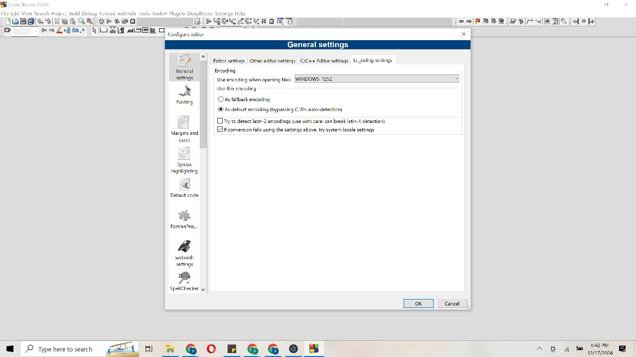 The width and height of the screenshot is (636, 357). Describe the element at coordinates (272, 21) in the screenshot. I see `Cancel` at that location.